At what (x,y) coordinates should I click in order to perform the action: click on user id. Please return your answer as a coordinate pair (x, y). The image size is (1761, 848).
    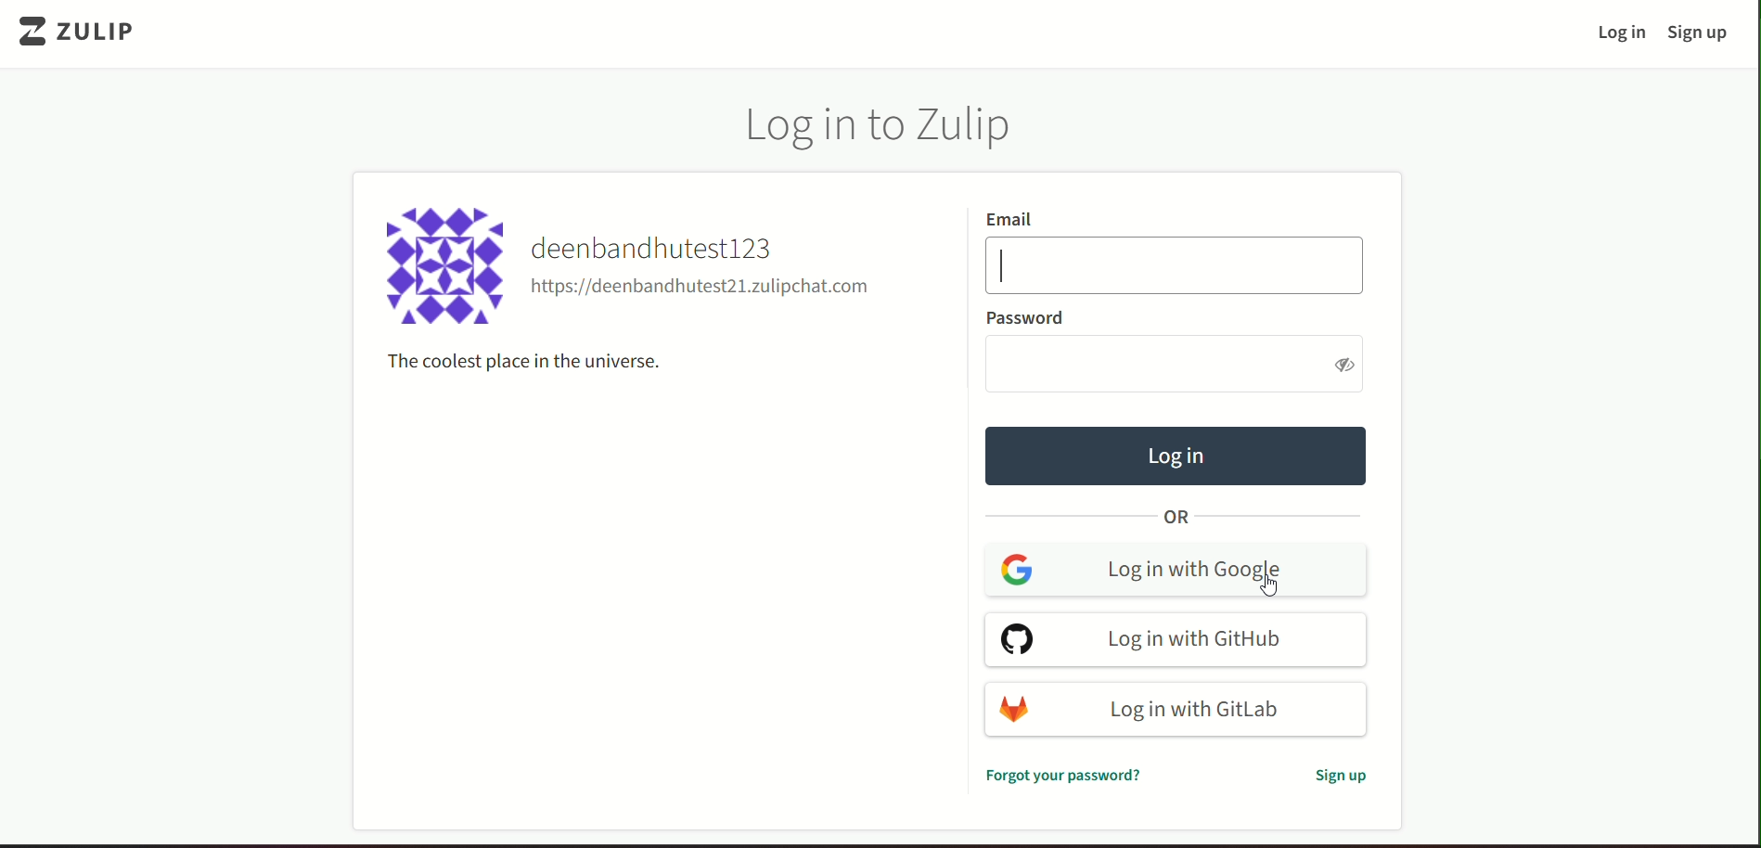
    Looking at the image, I should click on (702, 289).